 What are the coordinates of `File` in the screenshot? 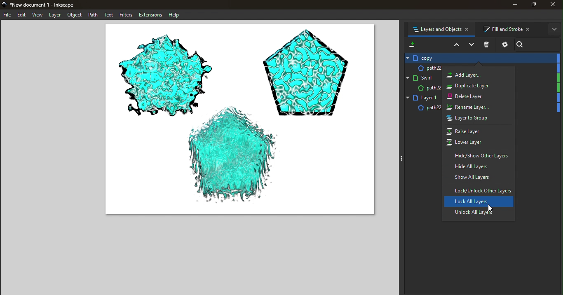 It's located at (8, 14).